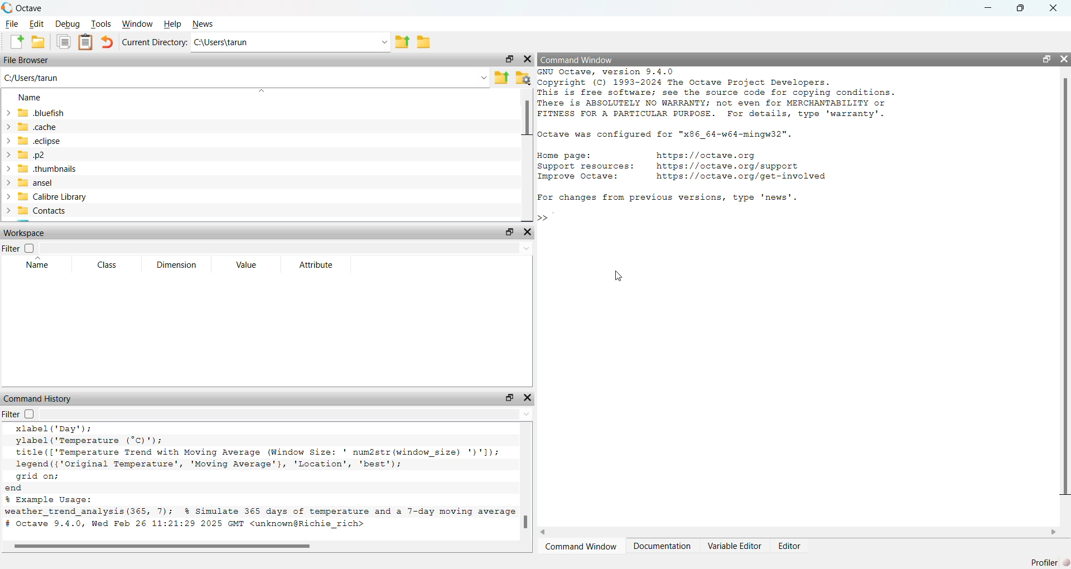 This screenshot has width=1071, height=569. What do you see at coordinates (735, 545) in the screenshot?
I see `Variable Editor` at bounding box center [735, 545].